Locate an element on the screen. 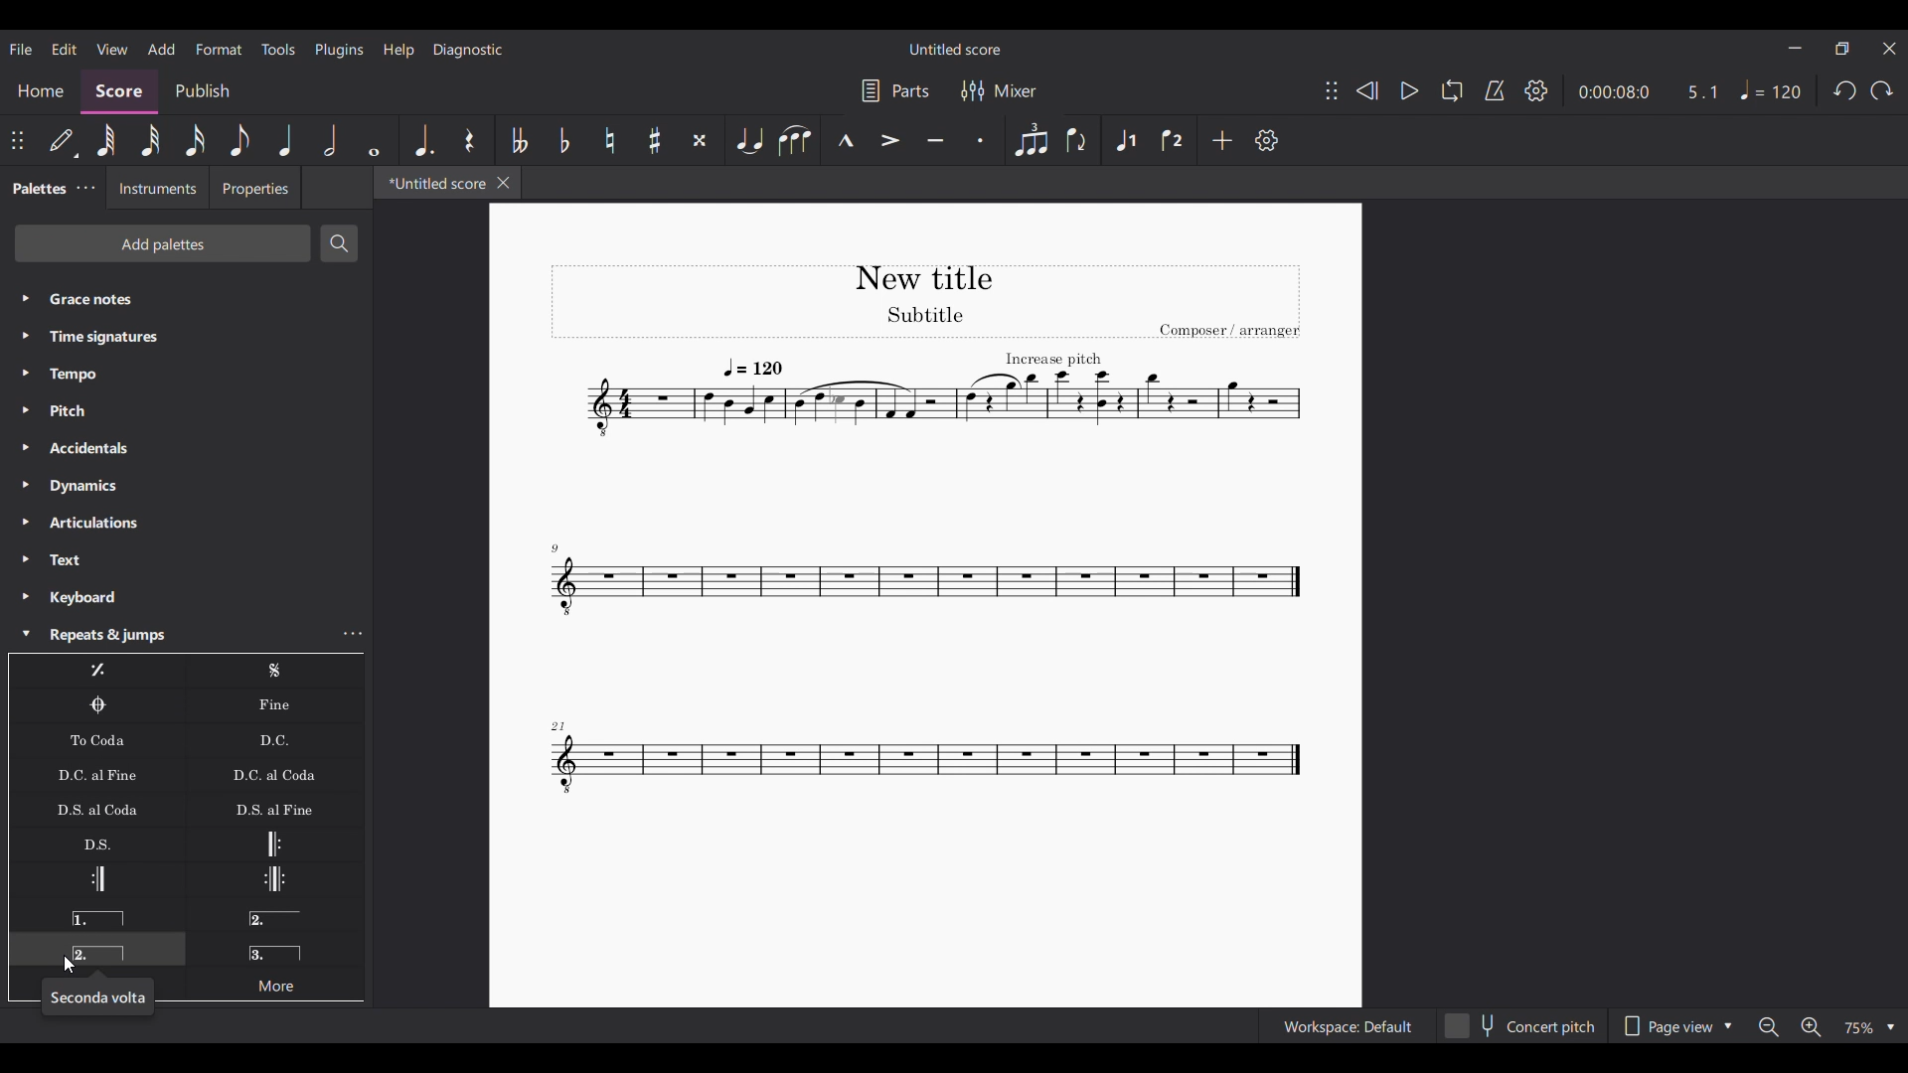 This screenshot has width=1908, height=1073. Quarter note is located at coordinates (286, 140).